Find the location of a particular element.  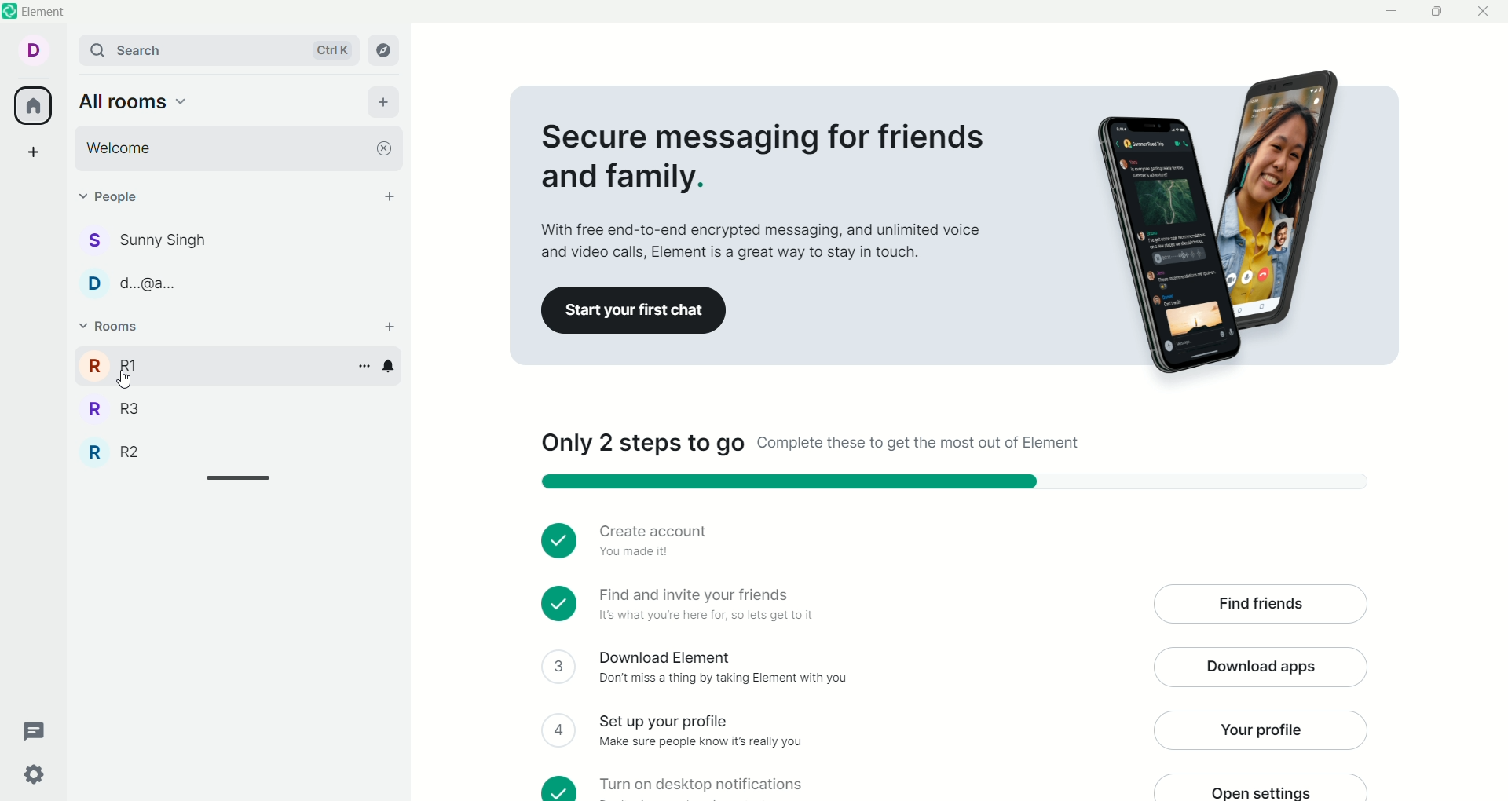

threads is located at coordinates (35, 732).